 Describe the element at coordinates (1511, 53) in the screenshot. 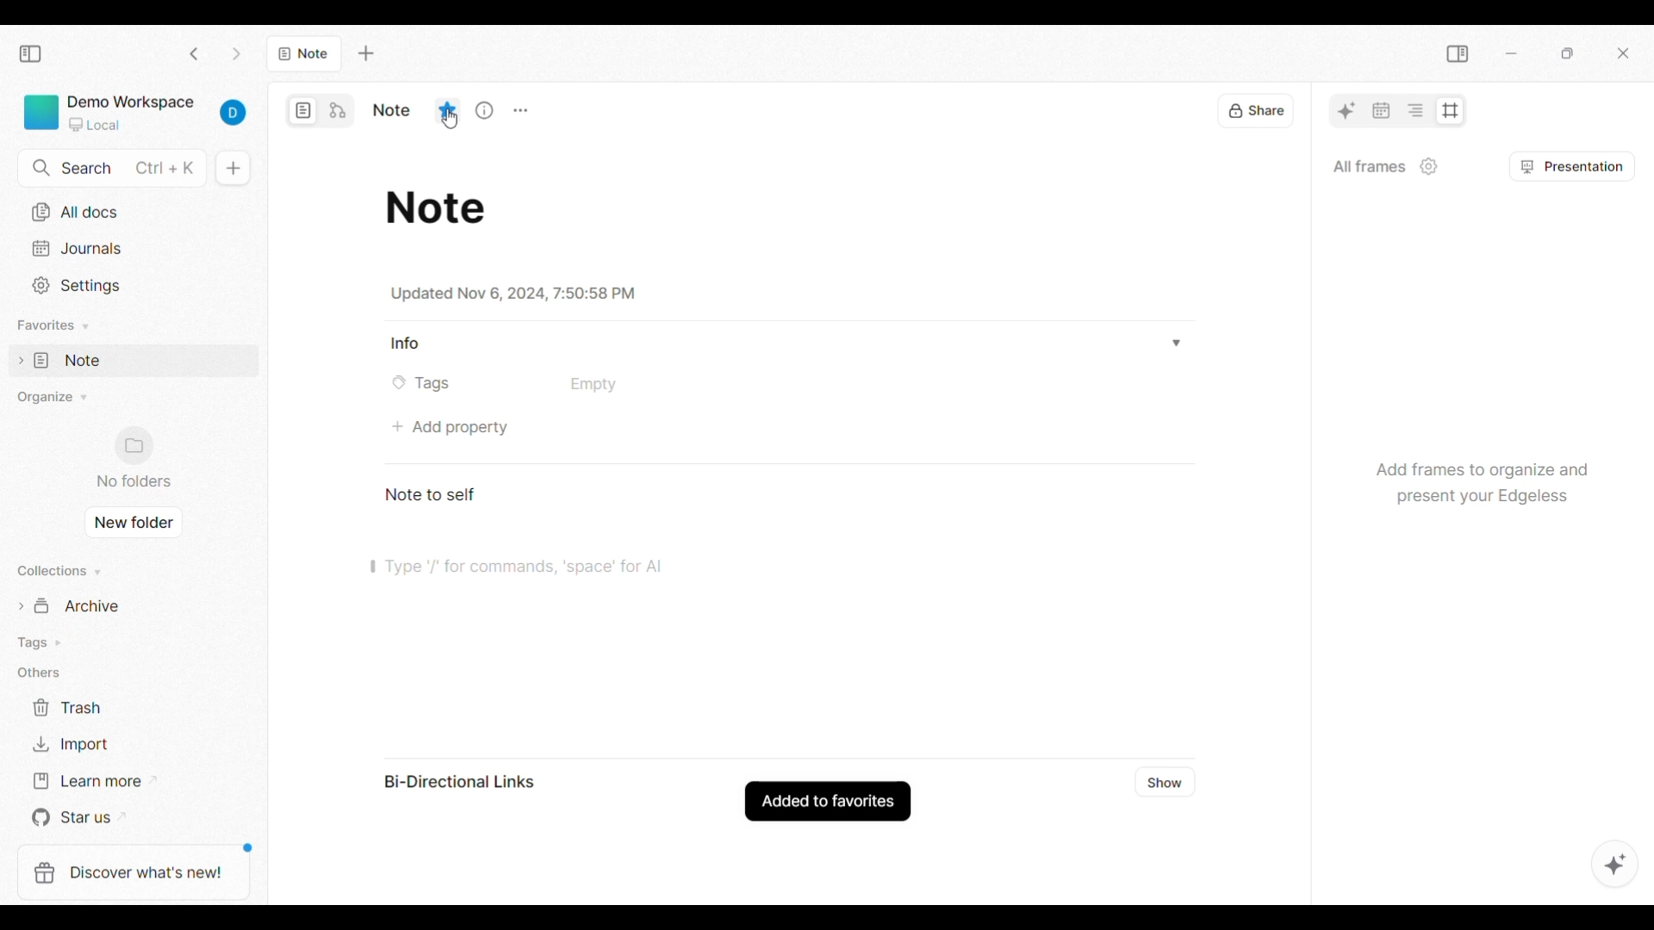

I see `Minimize` at that location.